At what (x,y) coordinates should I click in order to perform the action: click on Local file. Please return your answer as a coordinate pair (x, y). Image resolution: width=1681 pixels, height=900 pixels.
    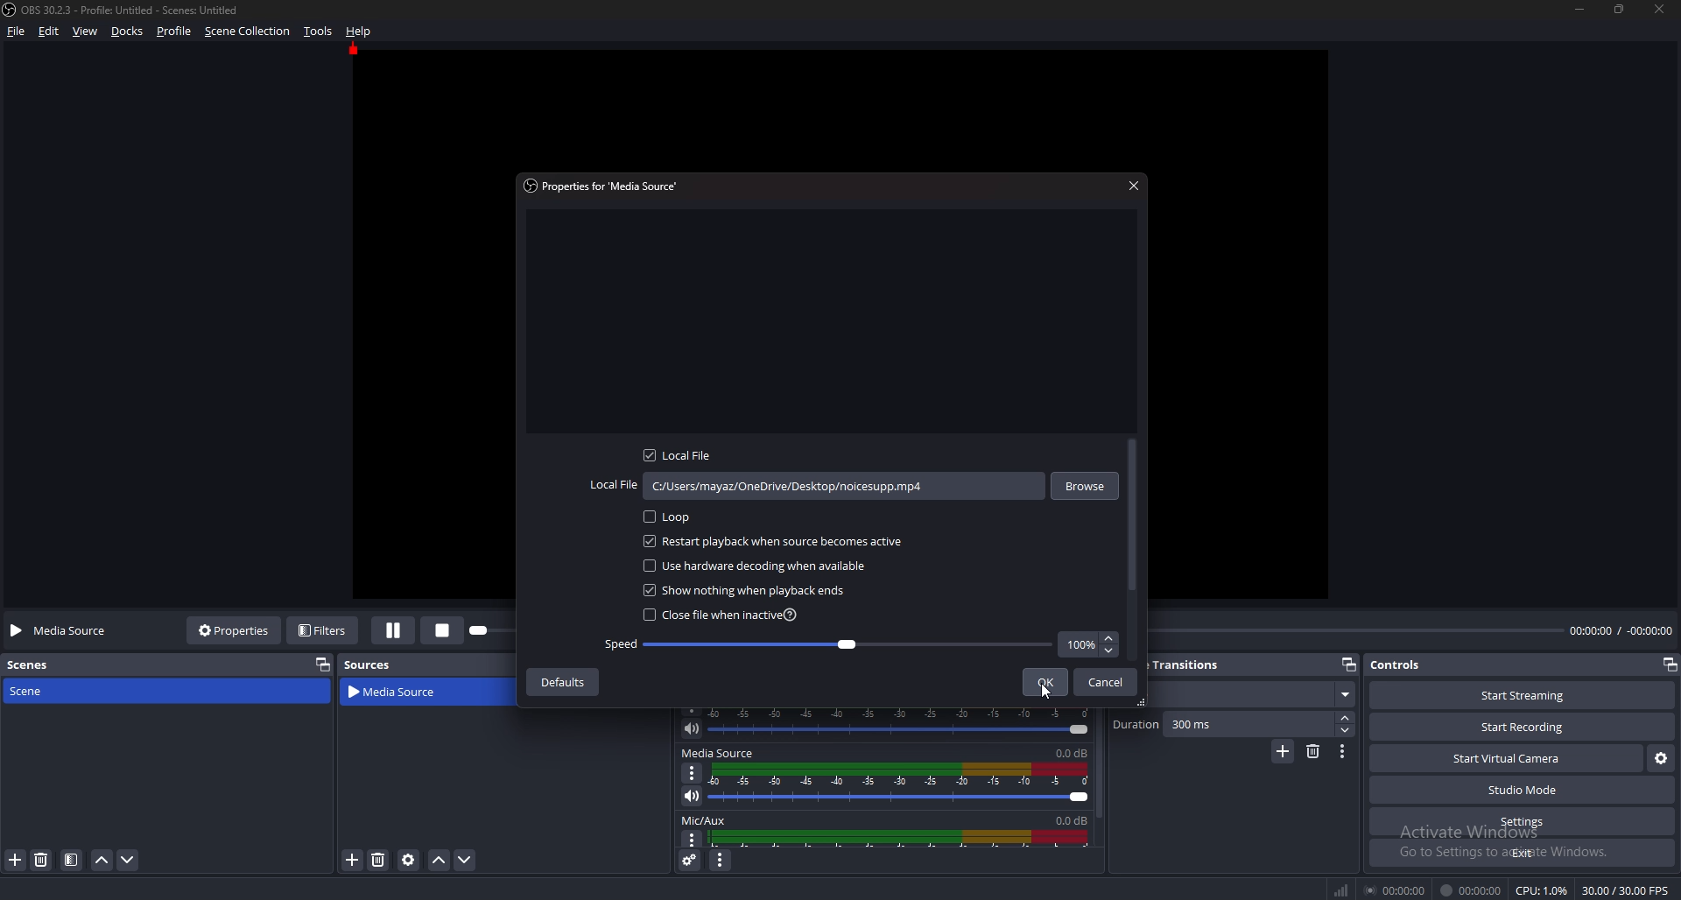
    Looking at the image, I should click on (684, 455).